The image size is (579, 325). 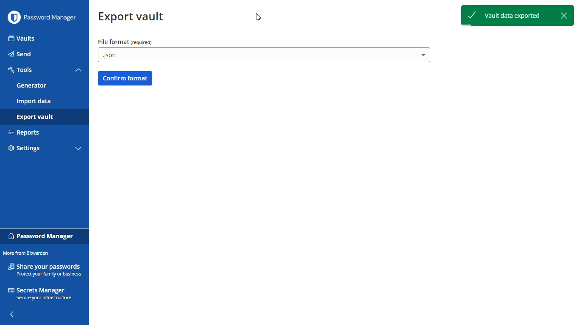 What do you see at coordinates (25, 133) in the screenshot?
I see `reports` at bounding box center [25, 133].